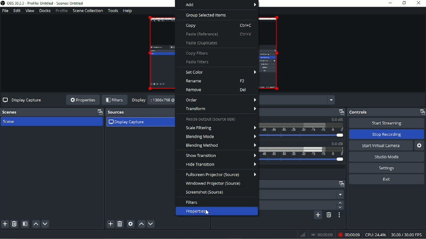 This screenshot has width=426, height=239. What do you see at coordinates (220, 175) in the screenshot?
I see `Fullscreen Projector` at bounding box center [220, 175].